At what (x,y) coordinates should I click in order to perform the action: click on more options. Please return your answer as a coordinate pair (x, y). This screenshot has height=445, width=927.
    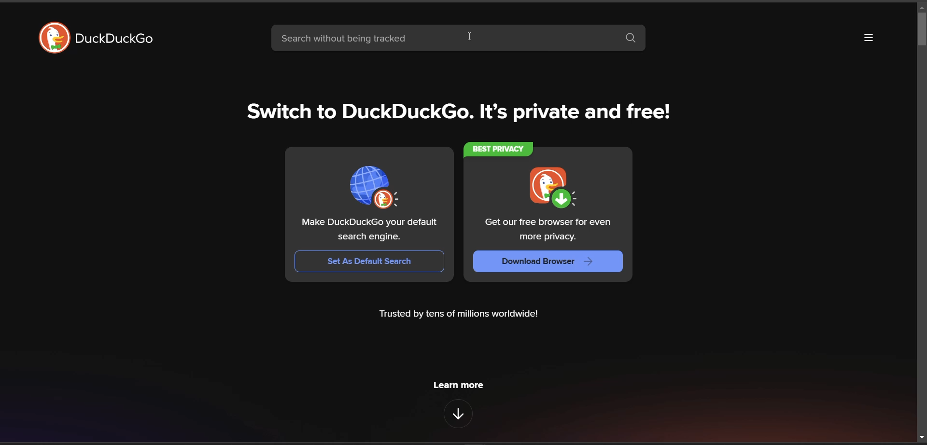
    Looking at the image, I should click on (869, 40).